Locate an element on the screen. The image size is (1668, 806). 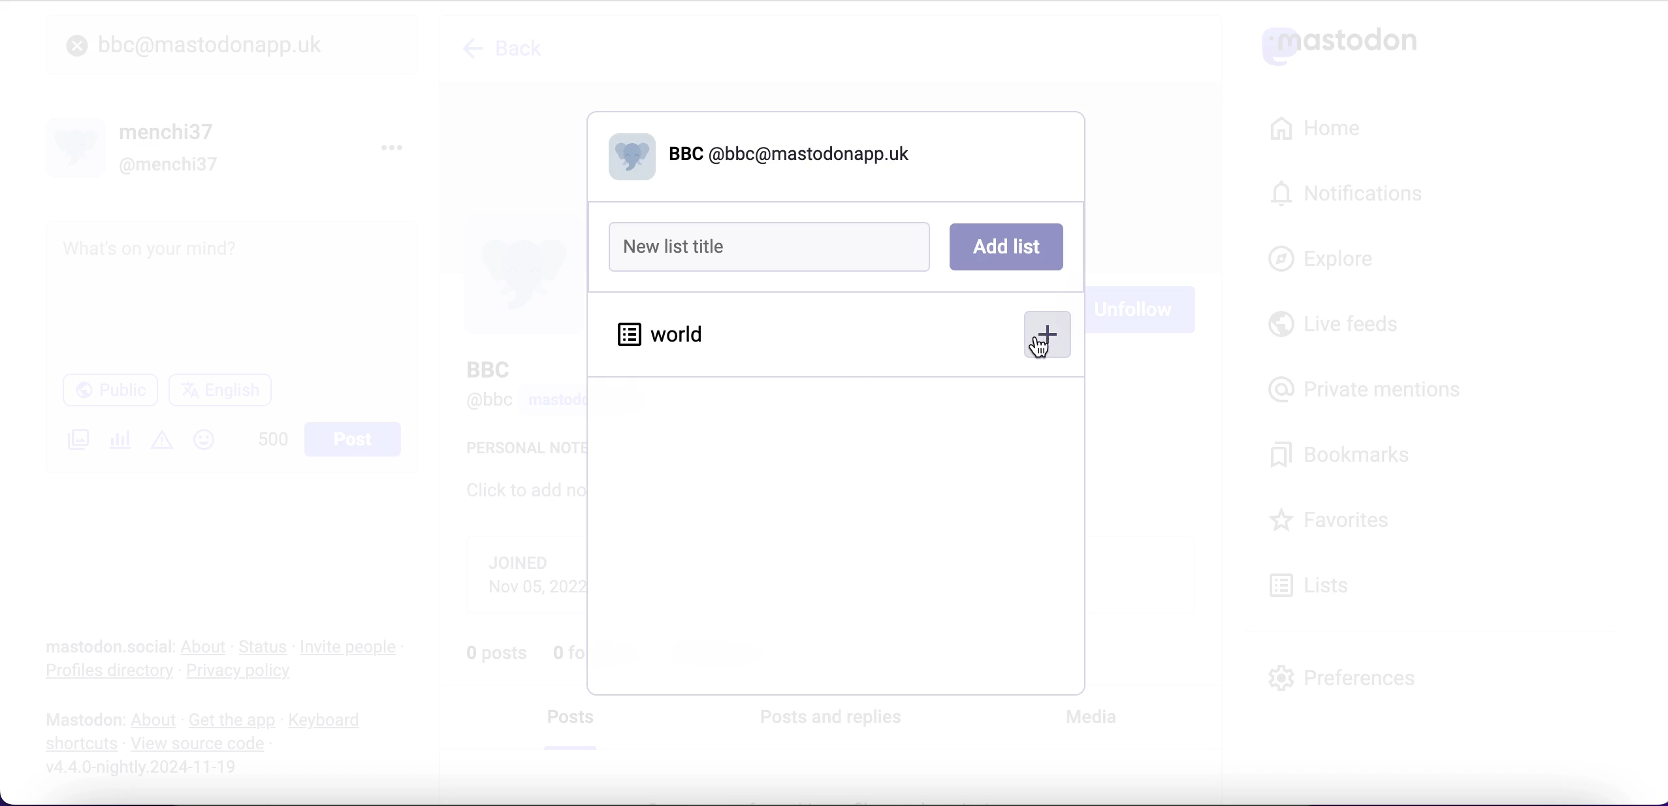
get the app is located at coordinates (231, 720).